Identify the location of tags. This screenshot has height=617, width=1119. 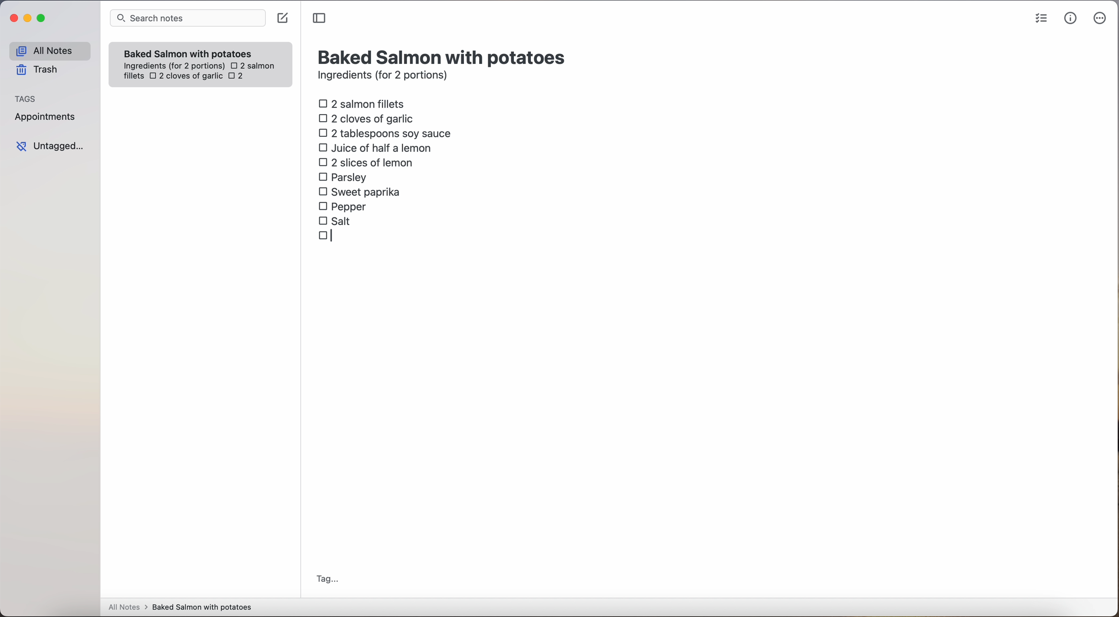
(26, 98).